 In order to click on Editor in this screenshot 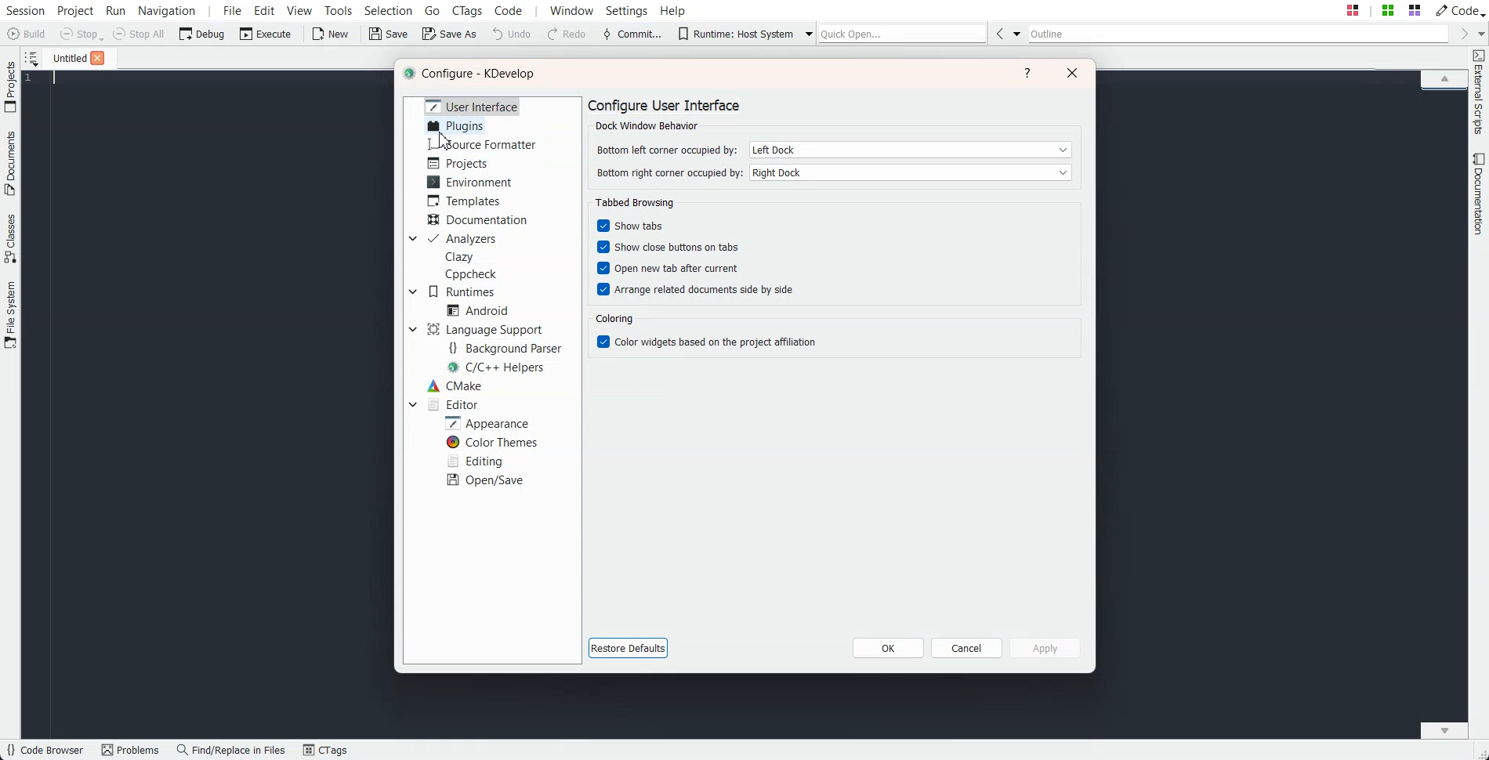, I will do `click(451, 404)`.